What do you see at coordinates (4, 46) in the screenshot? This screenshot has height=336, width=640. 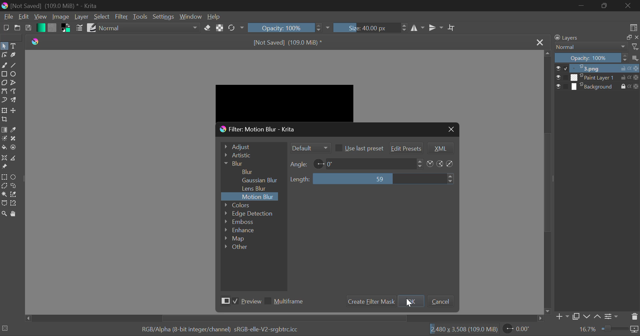 I see `Select` at bounding box center [4, 46].